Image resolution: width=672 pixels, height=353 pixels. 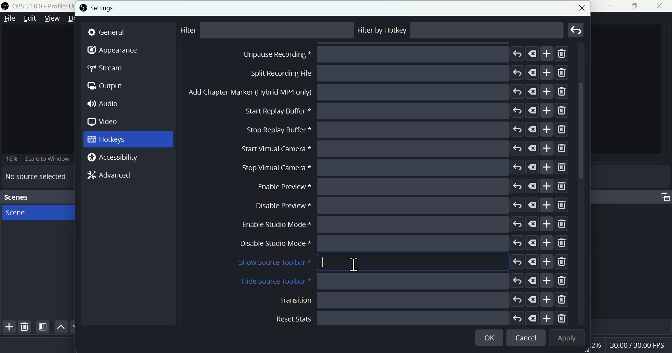 What do you see at coordinates (128, 139) in the screenshot?
I see `Hot keys` at bounding box center [128, 139].